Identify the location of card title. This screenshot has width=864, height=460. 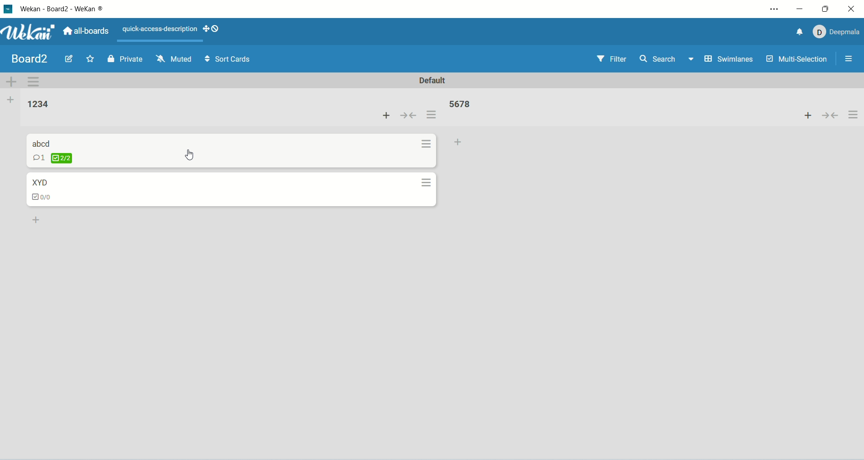
(42, 144).